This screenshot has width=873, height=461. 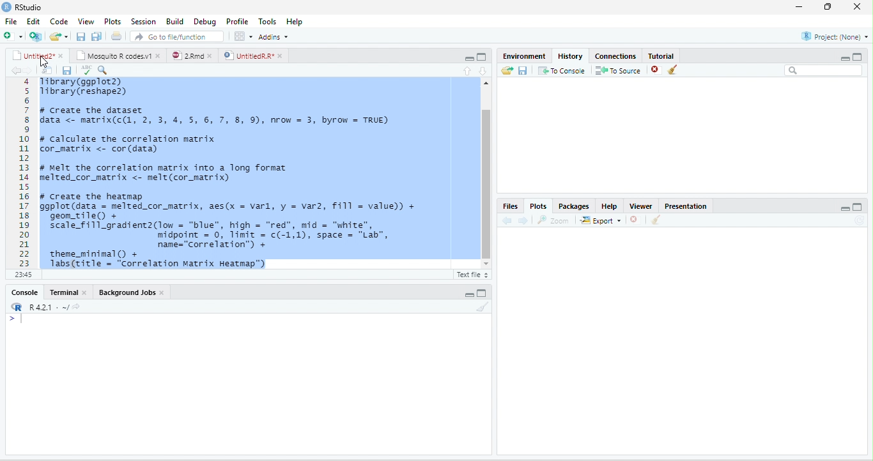 I want to click on save, so click(x=63, y=70).